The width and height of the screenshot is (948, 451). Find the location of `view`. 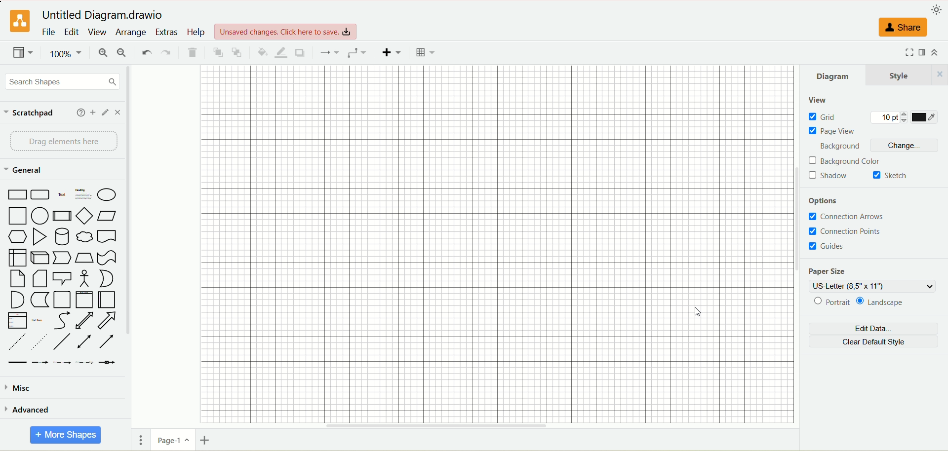

view is located at coordinates (819, 102).